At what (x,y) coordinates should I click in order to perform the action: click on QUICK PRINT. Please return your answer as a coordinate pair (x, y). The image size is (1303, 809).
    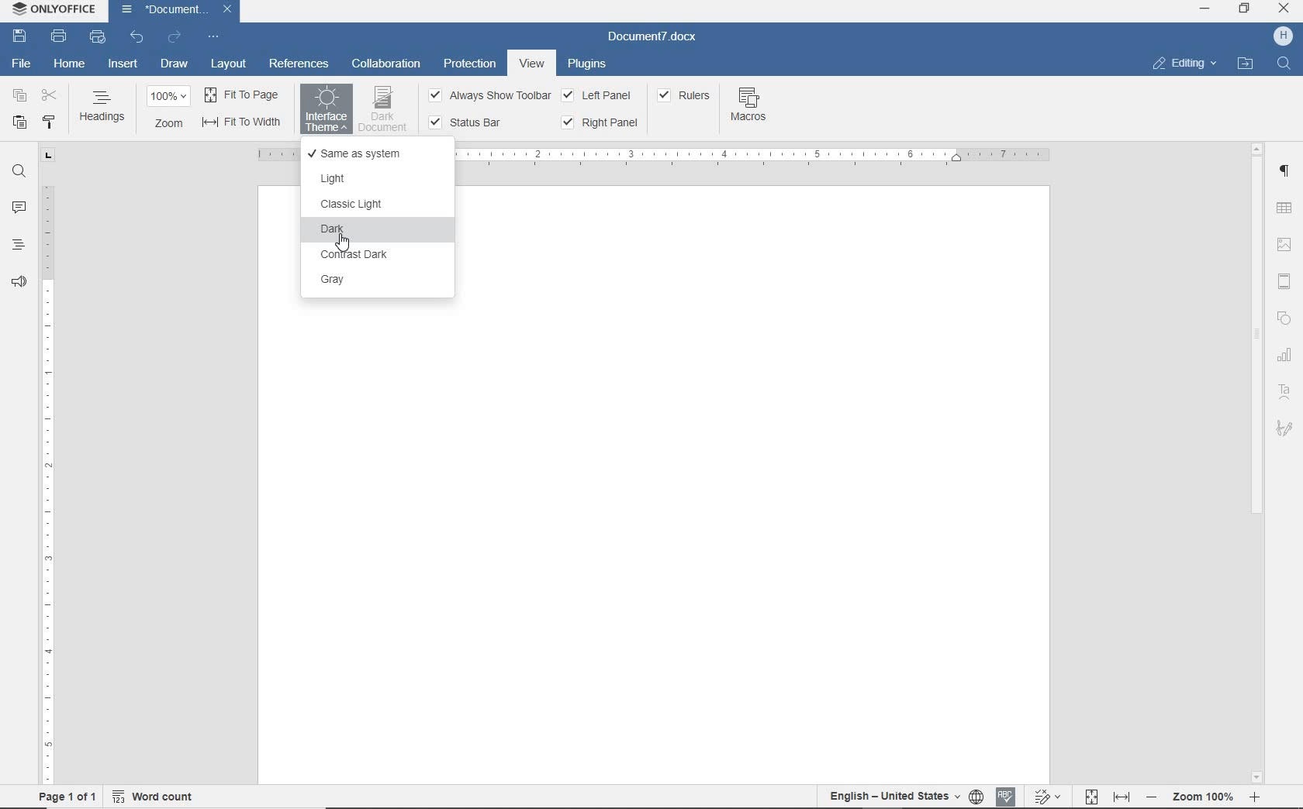
    Looking at the image, I should click on (96, 36).